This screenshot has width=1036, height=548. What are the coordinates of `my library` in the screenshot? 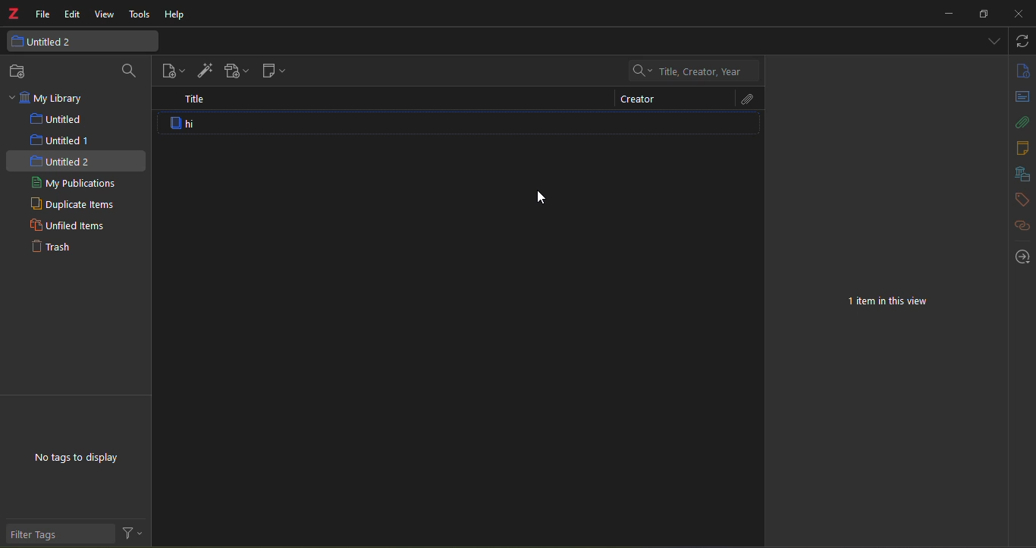 It's located at (55, 96).